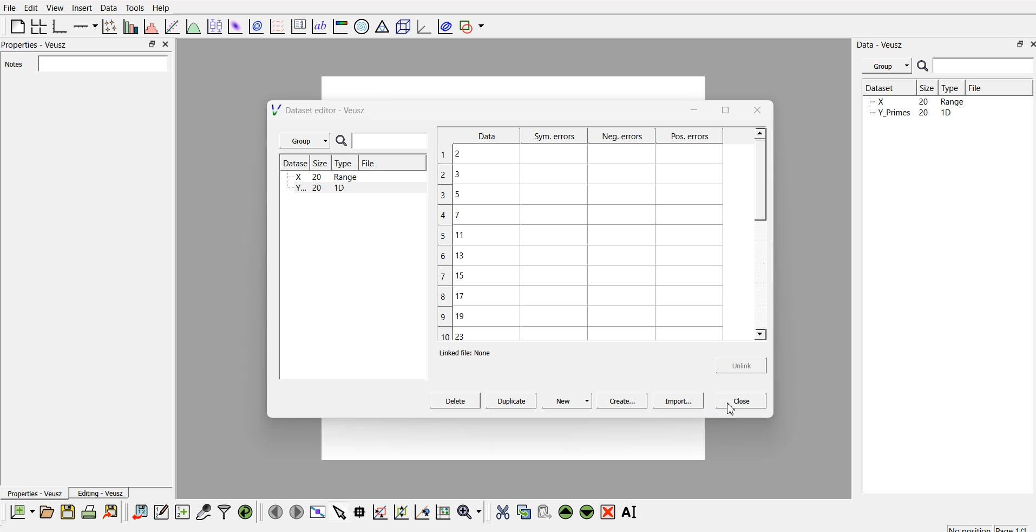  Describe the element at coordinates (759, 335) in the screenshot. I see `down scroll button` at that location.